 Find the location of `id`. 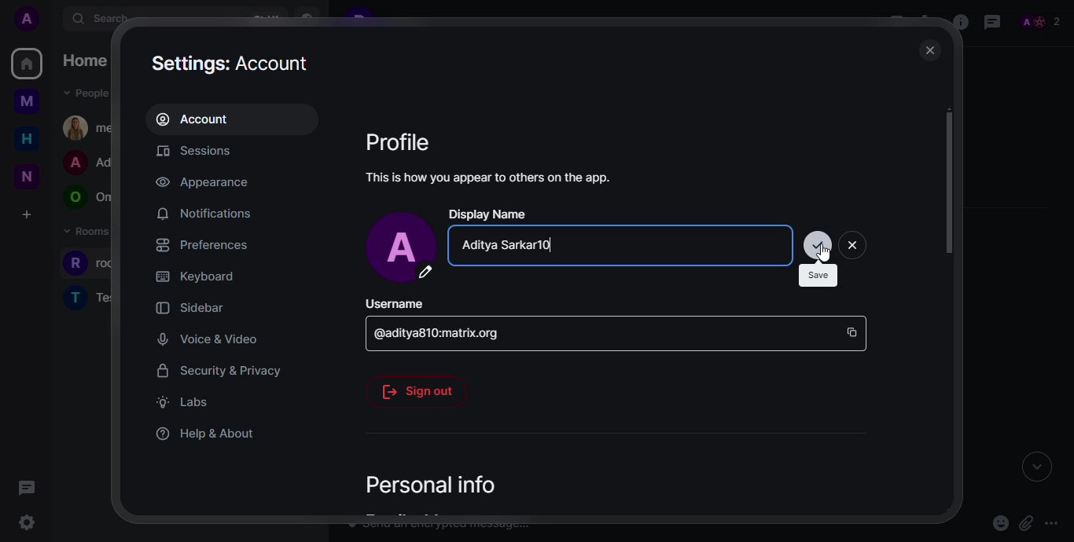

id is located at coordinates (444, 335).